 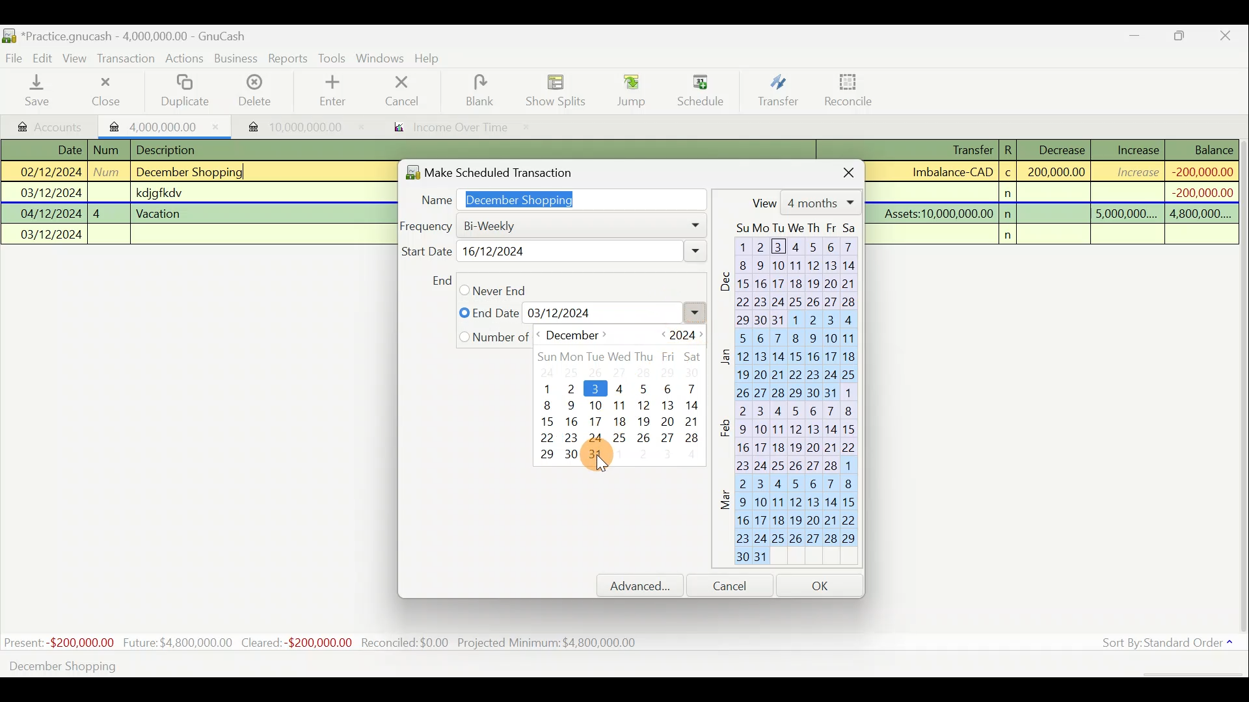 I want to click on Show splits, so click(x=559, y=90).